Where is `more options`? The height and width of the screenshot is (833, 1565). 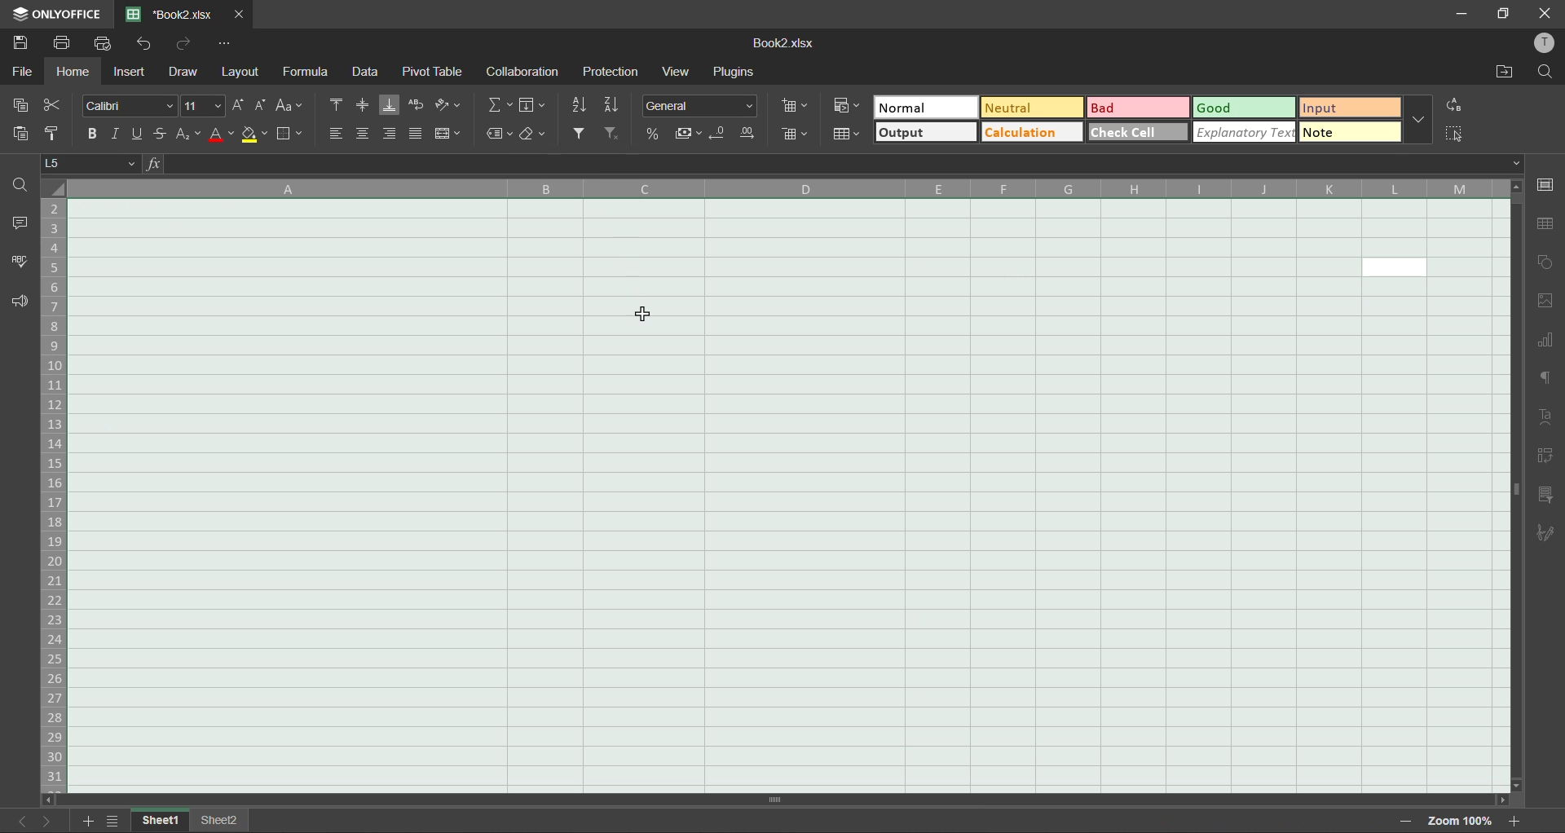 more options is located at coordinates (1419, 120).